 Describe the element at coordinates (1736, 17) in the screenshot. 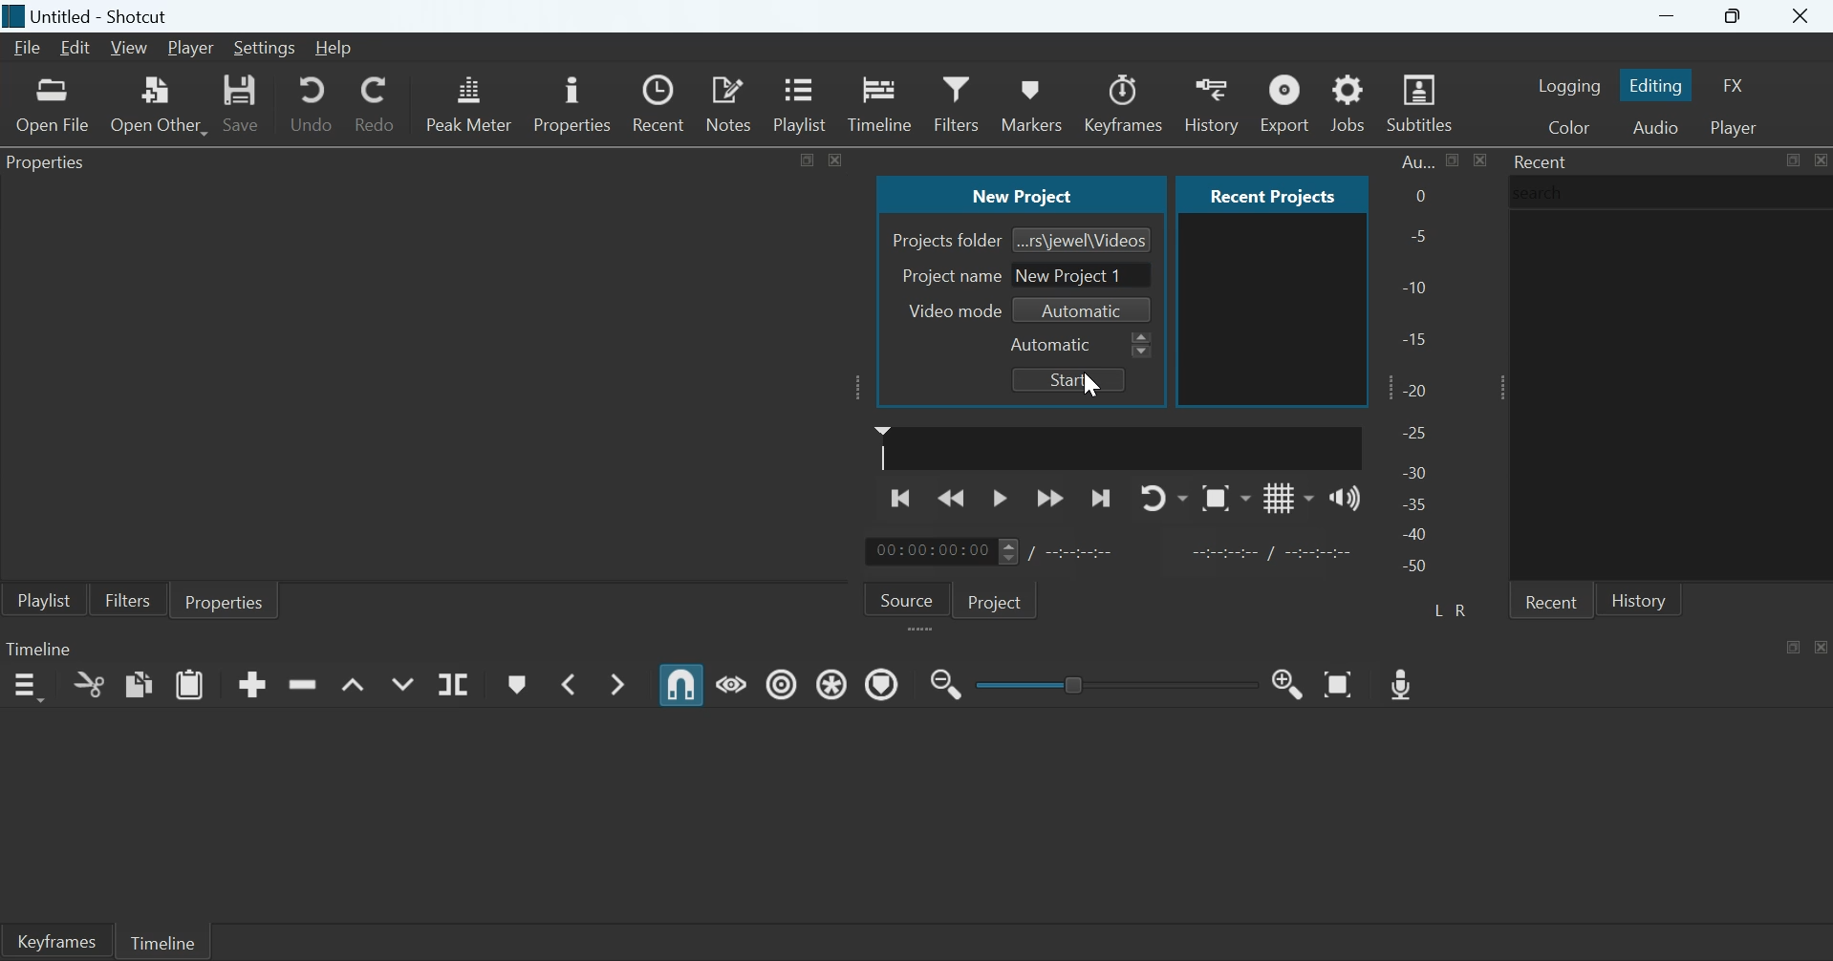

I see `Maximize` at that location.